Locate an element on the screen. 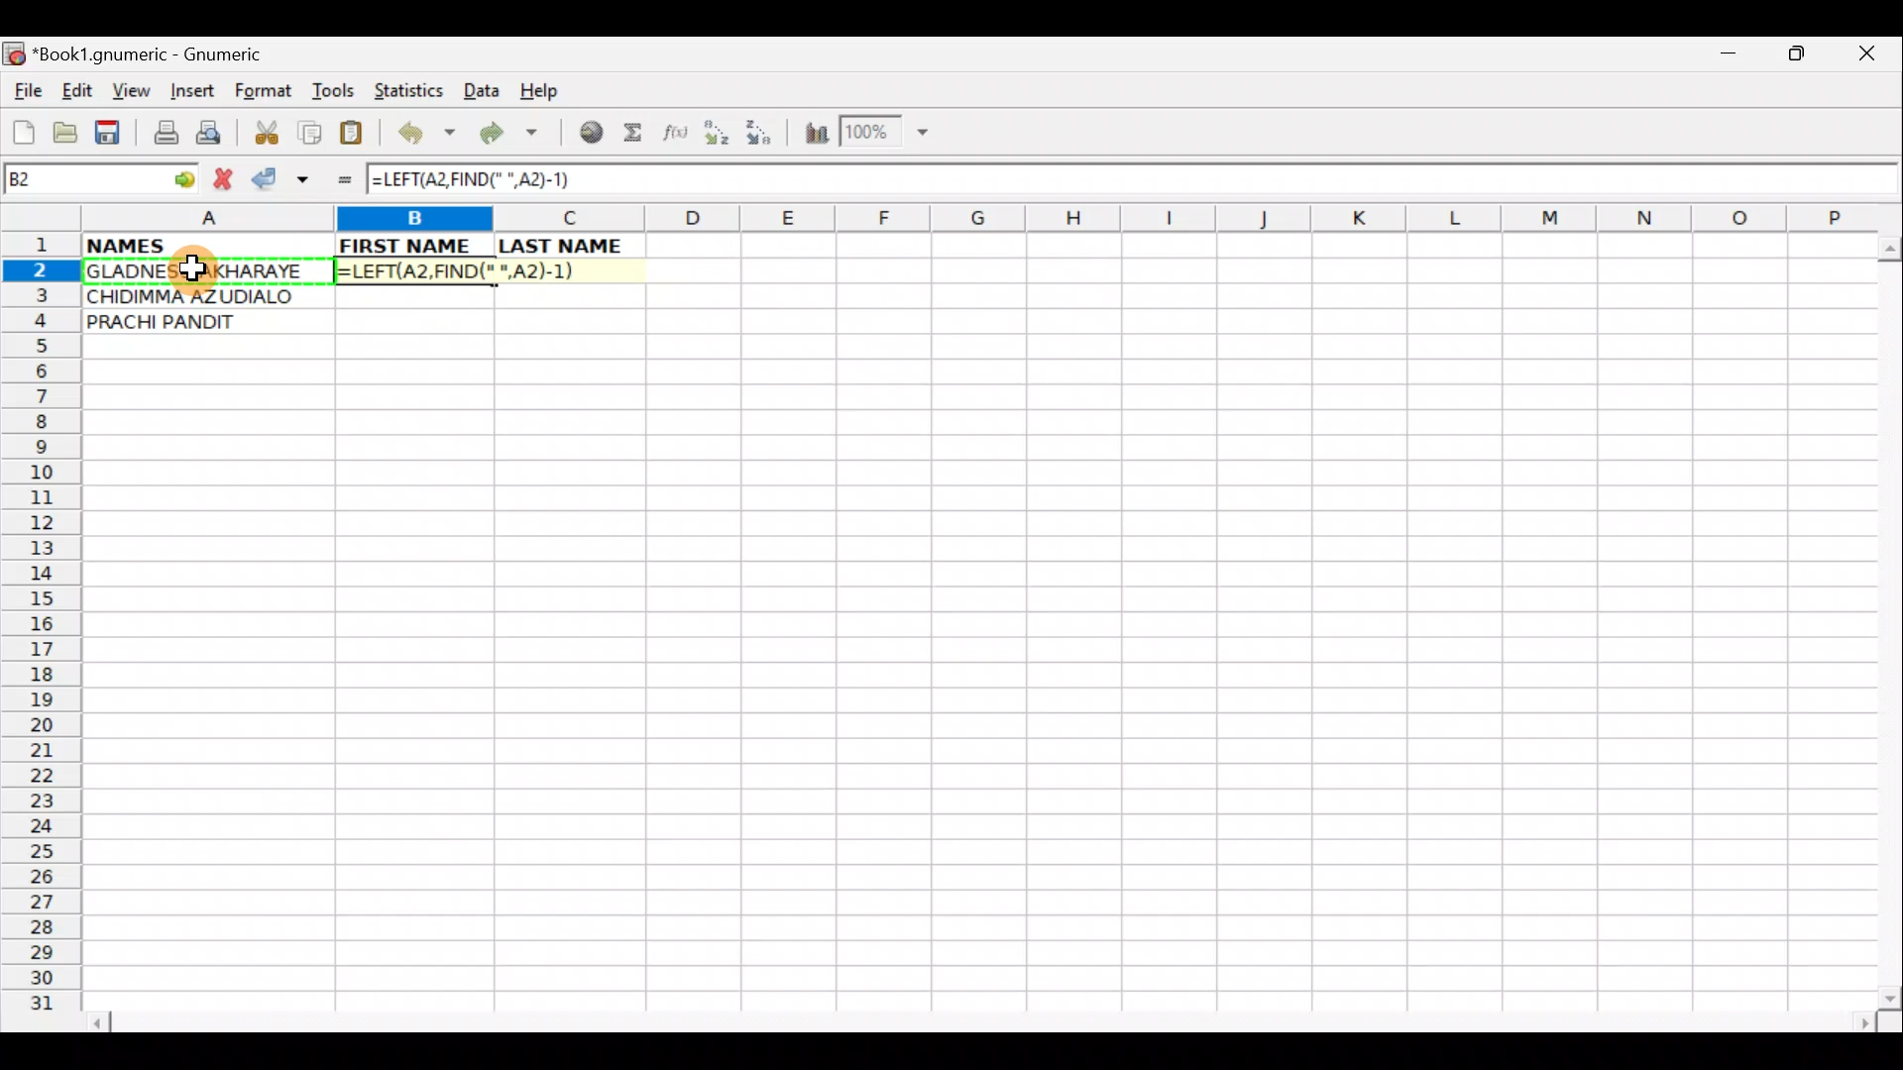 The image size is (1903, 1070). Formula bar is located at coordinates (1237, 180).